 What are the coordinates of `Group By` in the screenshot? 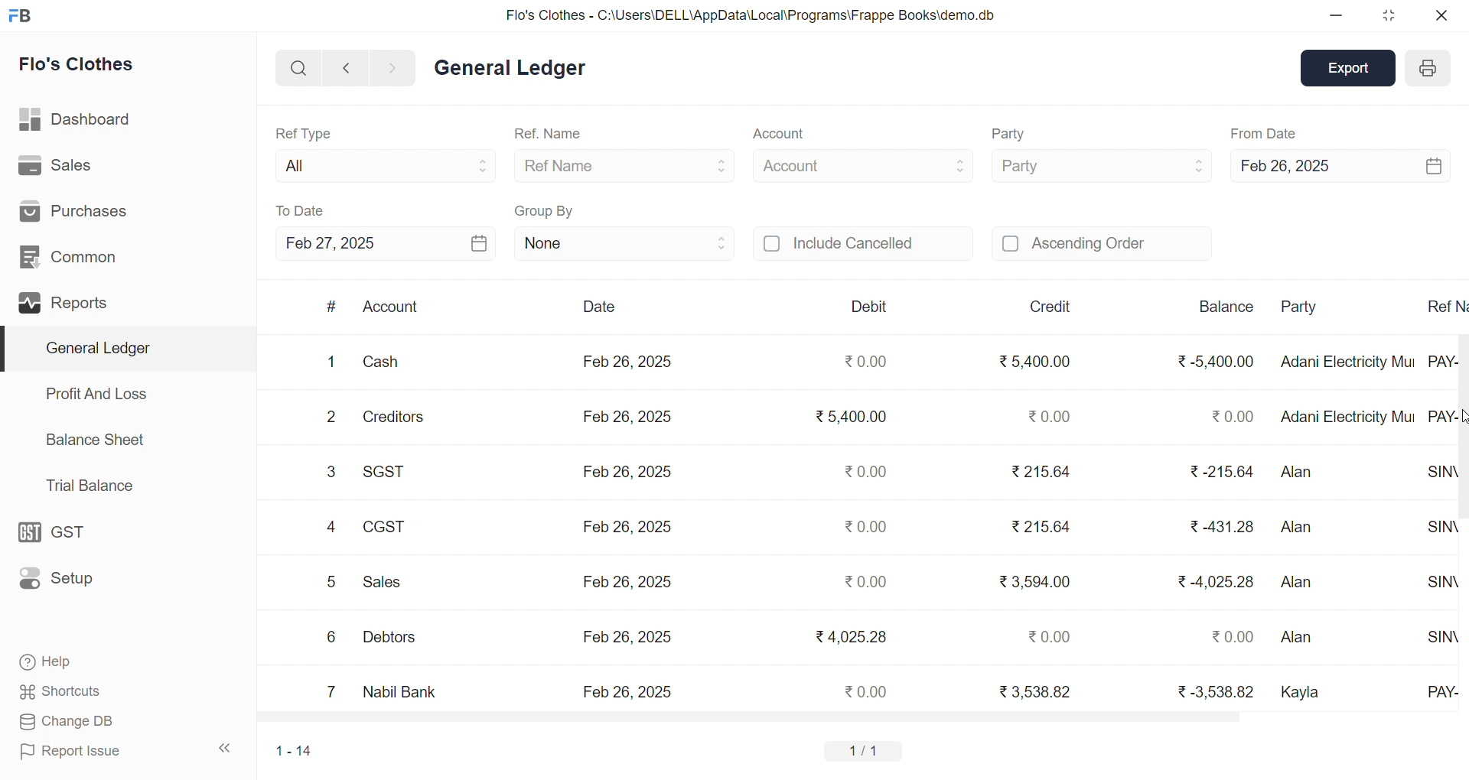 It's located at (545, 209).